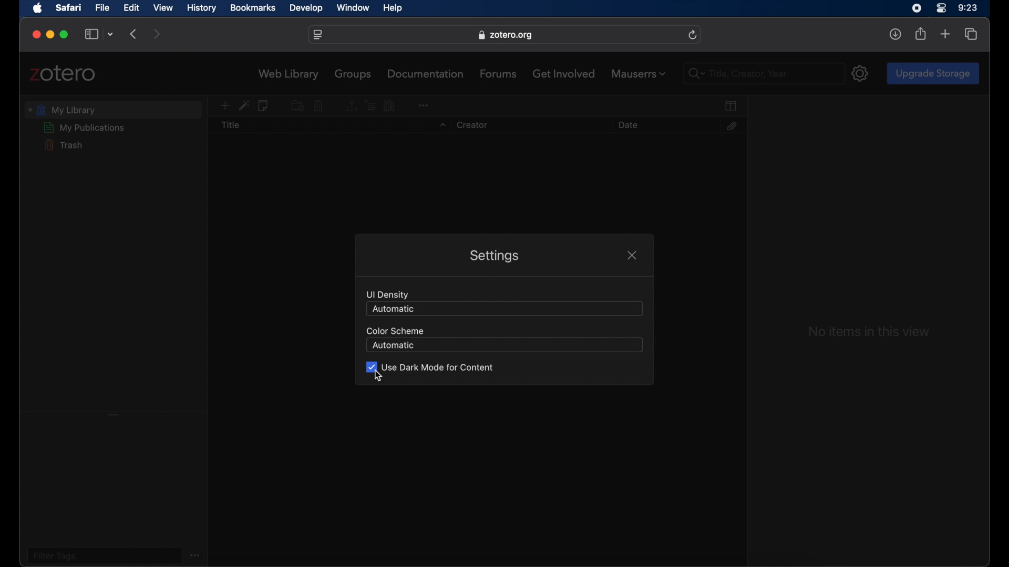 The width and height of the screenshot is (1009, 567). What do you see at coordinates (945, 35) in the screenshot?
I see `add` at bounding box center [945, 35].